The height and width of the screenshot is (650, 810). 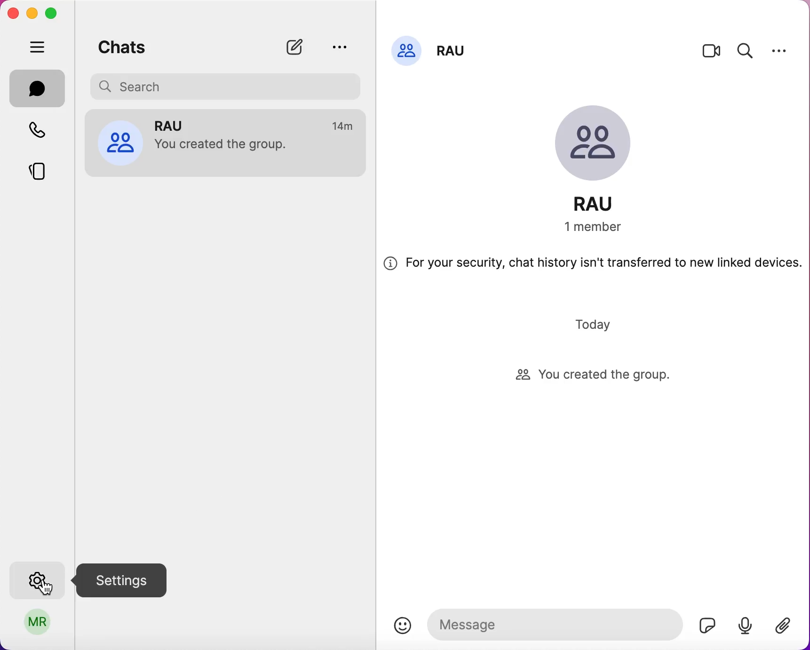 I want to click on settings, so click(x=780, y=52).